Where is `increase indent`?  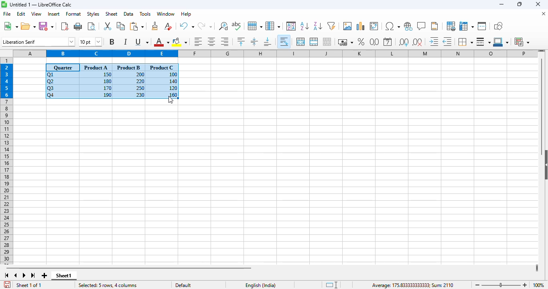
increase indent is located at coordinates (434, 41).